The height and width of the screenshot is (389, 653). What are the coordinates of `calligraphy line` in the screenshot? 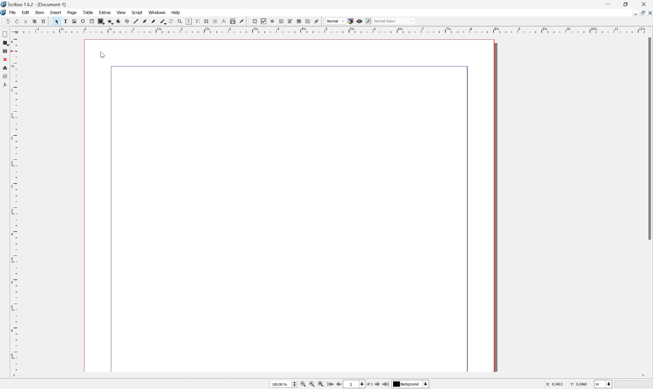 It's located at (223, 21).